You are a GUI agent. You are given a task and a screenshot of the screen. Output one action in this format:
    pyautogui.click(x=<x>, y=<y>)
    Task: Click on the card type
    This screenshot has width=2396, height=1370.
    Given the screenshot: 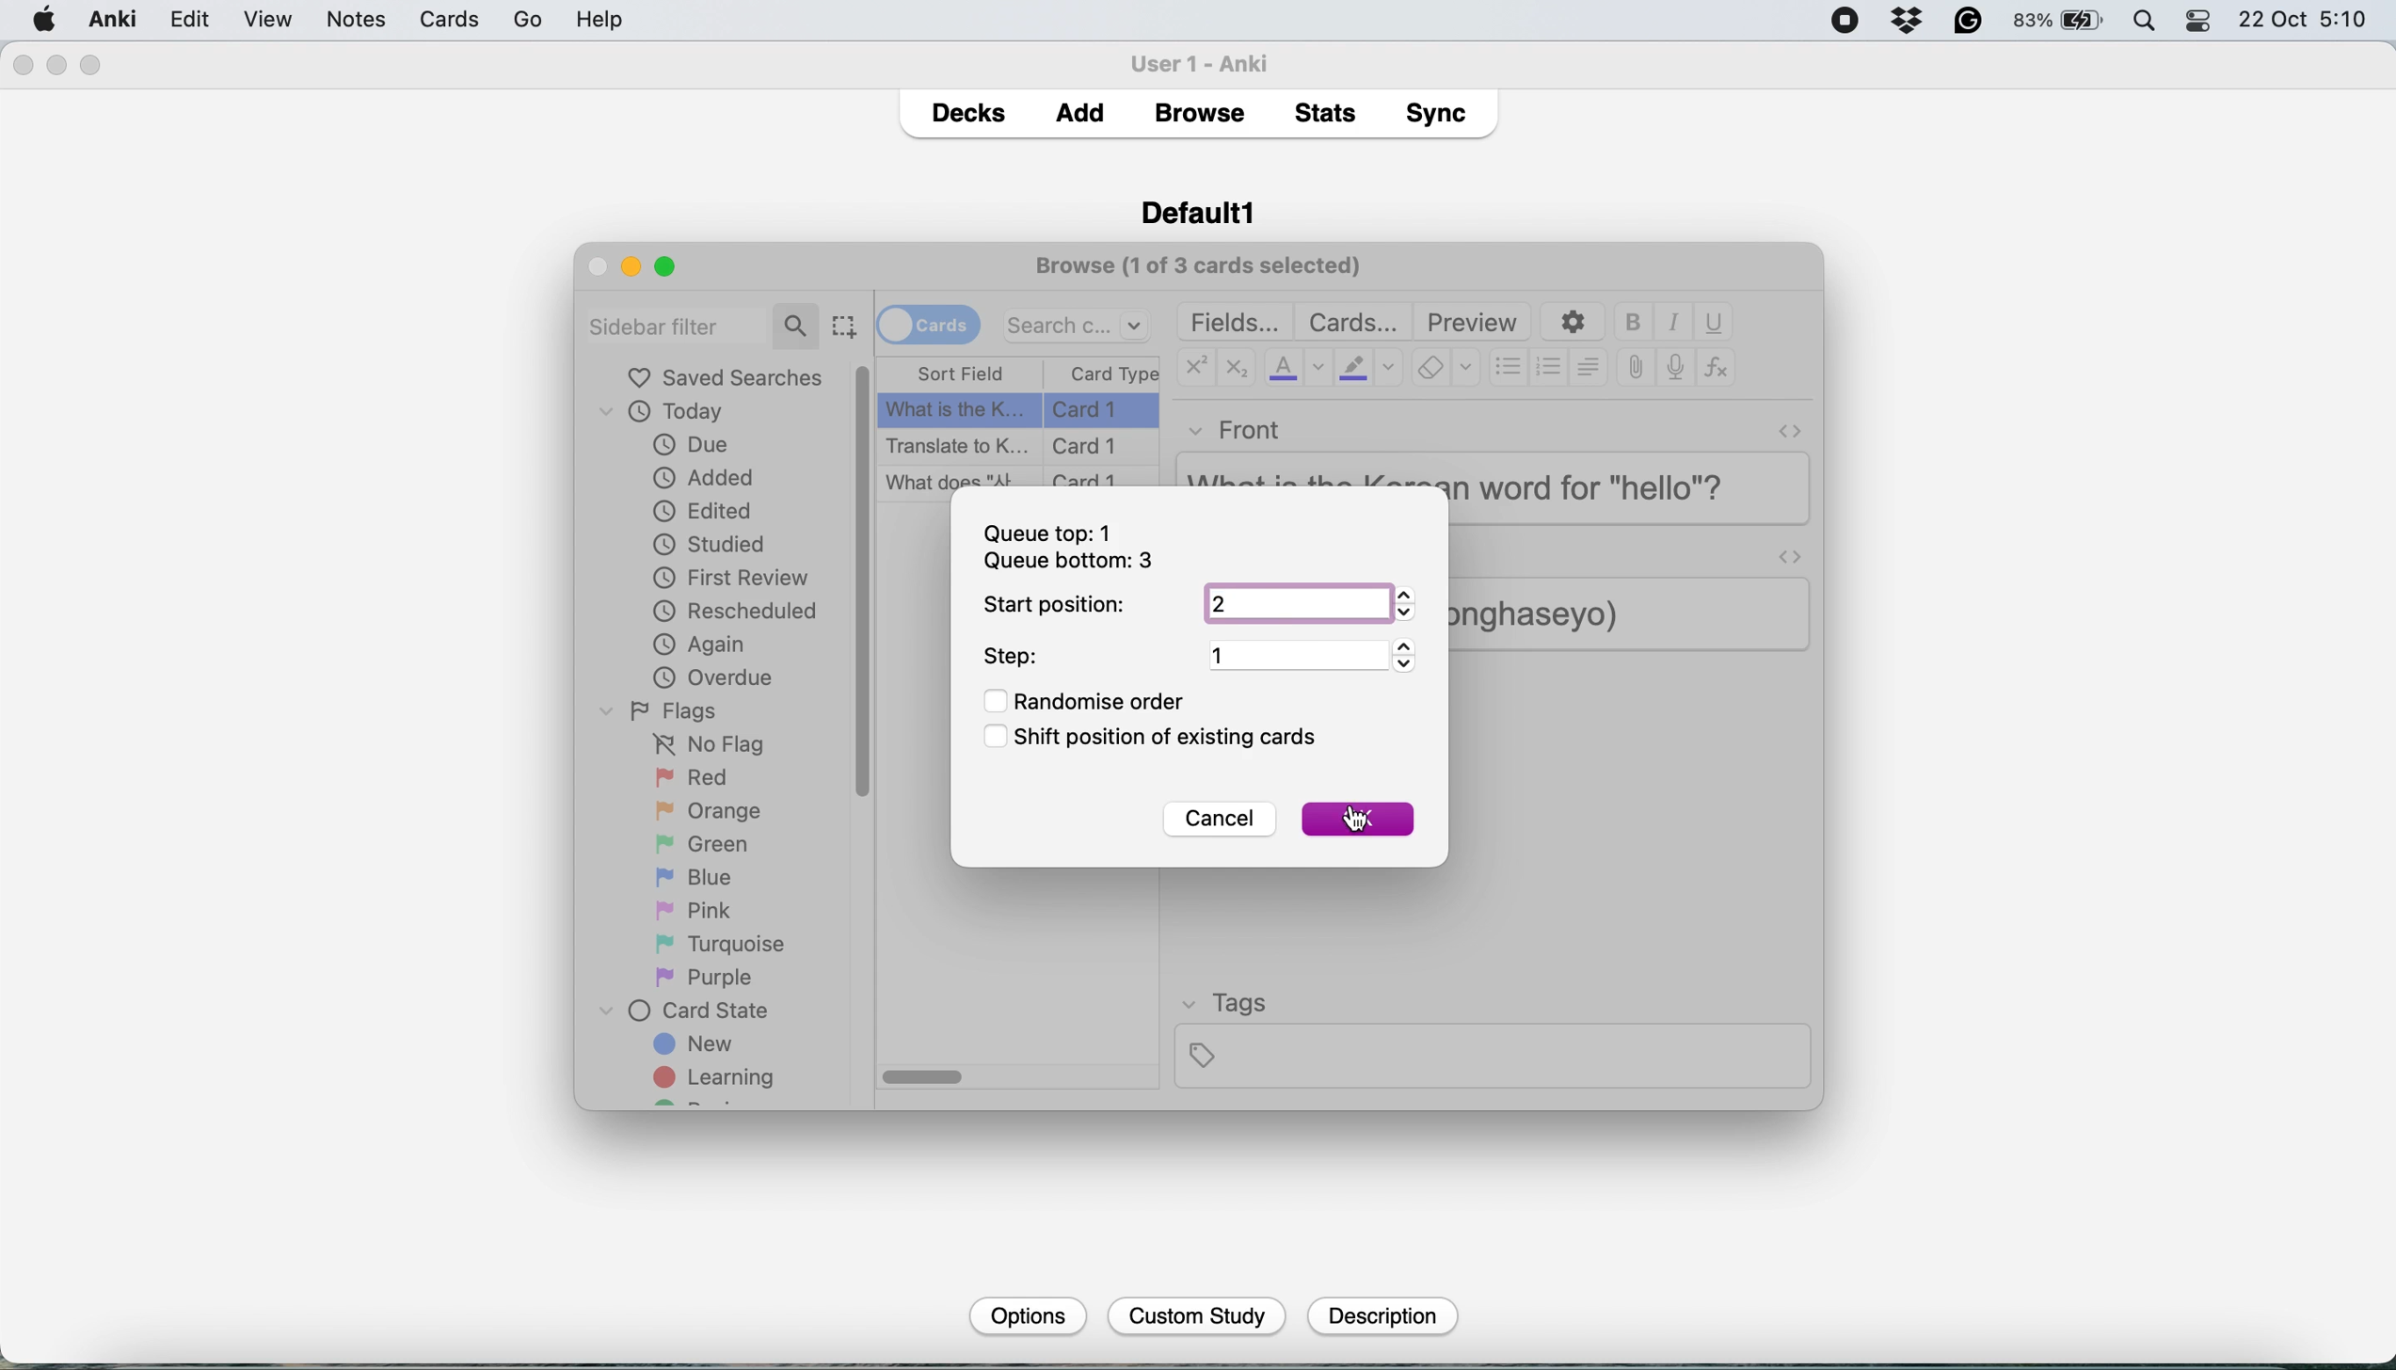 What is the action you would take?
    pyautogui.click(x=1111, y=374)
    